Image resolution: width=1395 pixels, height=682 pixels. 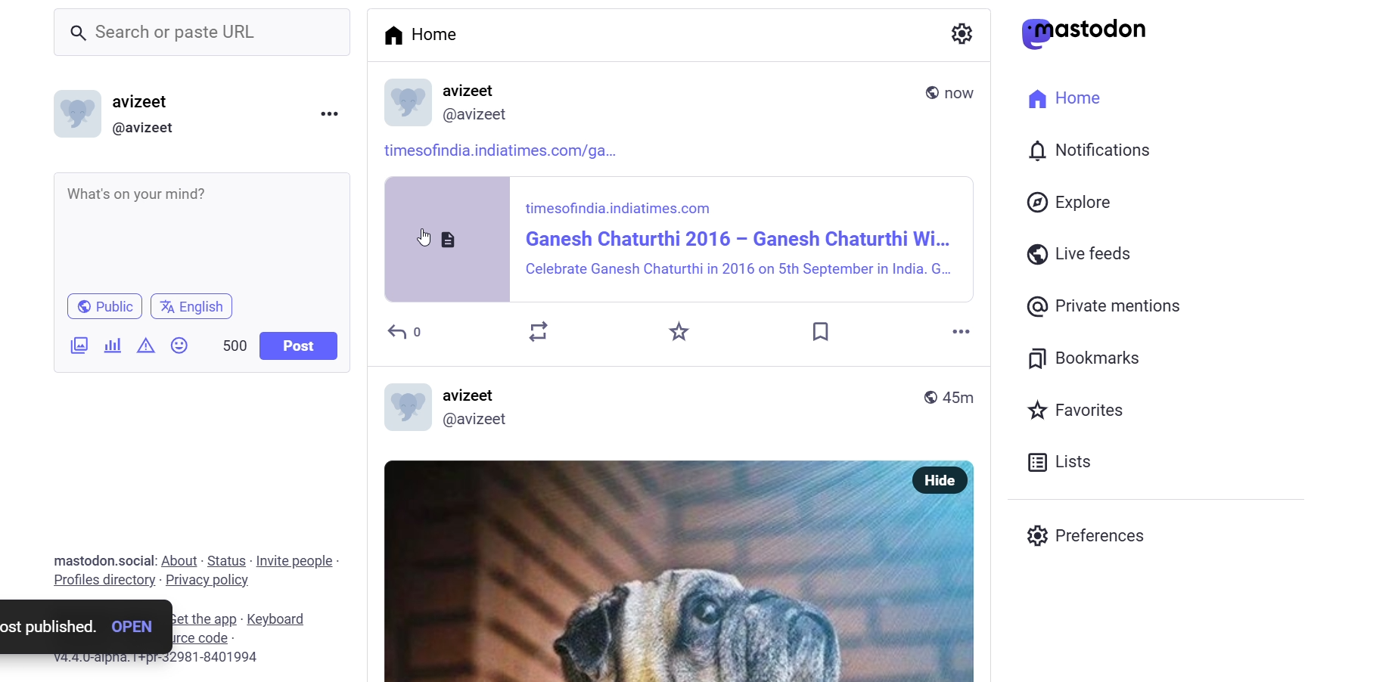 I want to click on Lists, so click(x=1065, y=465).